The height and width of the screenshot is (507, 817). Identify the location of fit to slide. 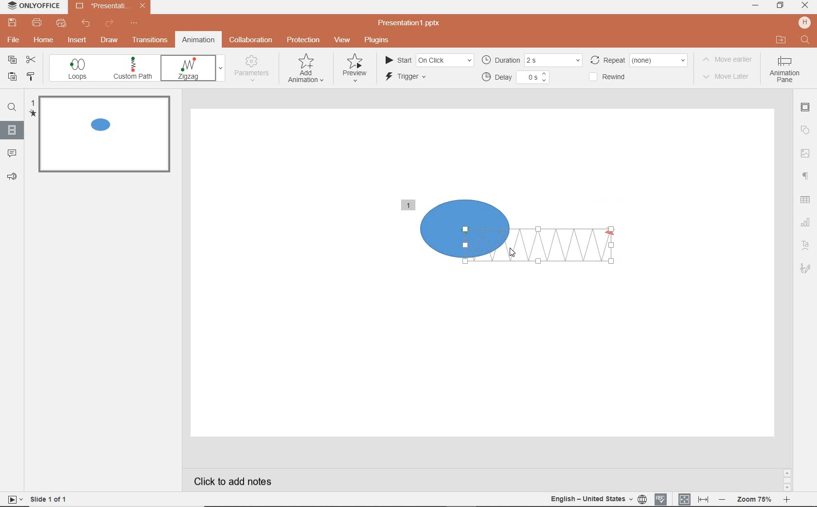
(685, 497).